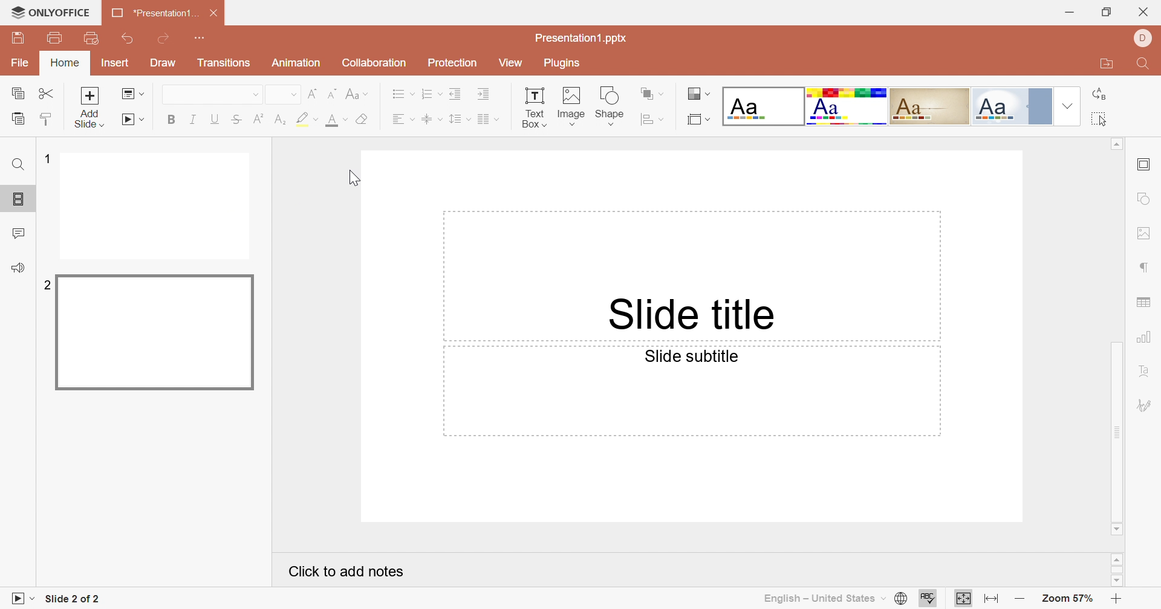 This screenshot has height=609, width=1161. Describe the element at coordinates (1115, 582) in the screenshot. I see `Scroll Down` at that location.